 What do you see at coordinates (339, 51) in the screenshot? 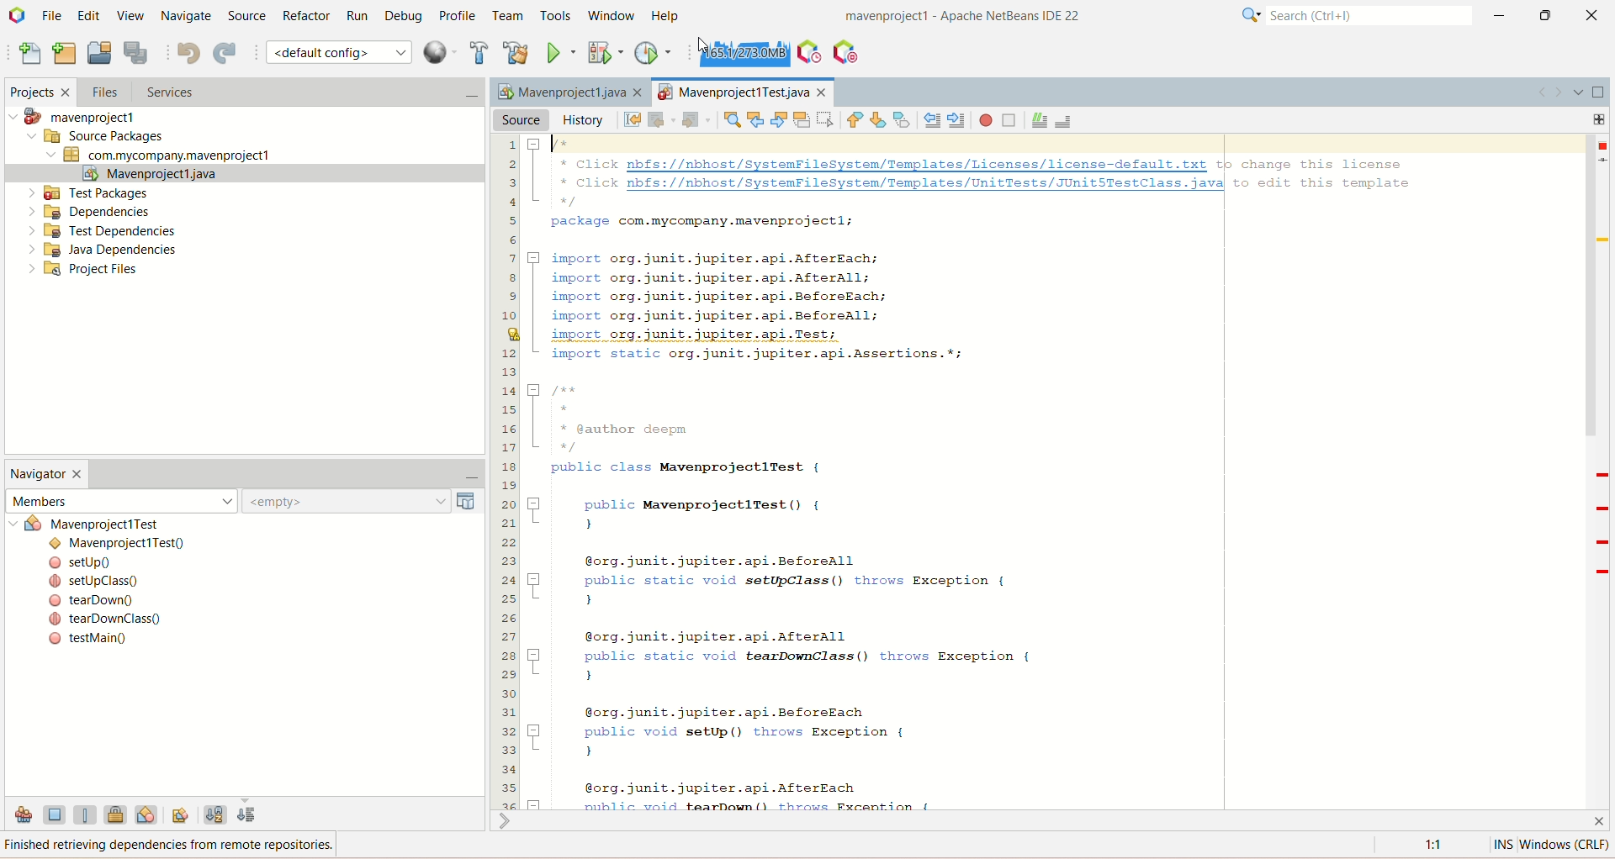
I see `default configuration` at bounding box center [339, 51].